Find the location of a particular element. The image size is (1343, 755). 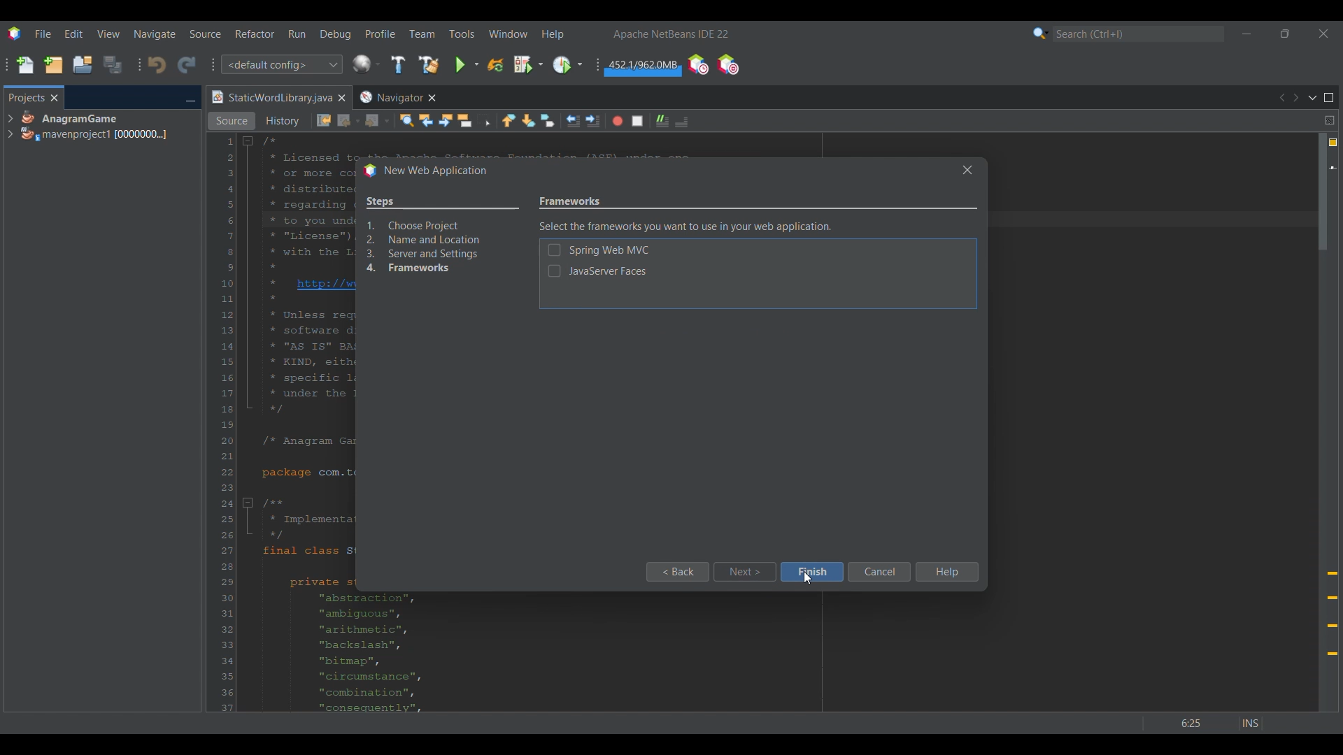

Project options is located at coordinates (95, 126).